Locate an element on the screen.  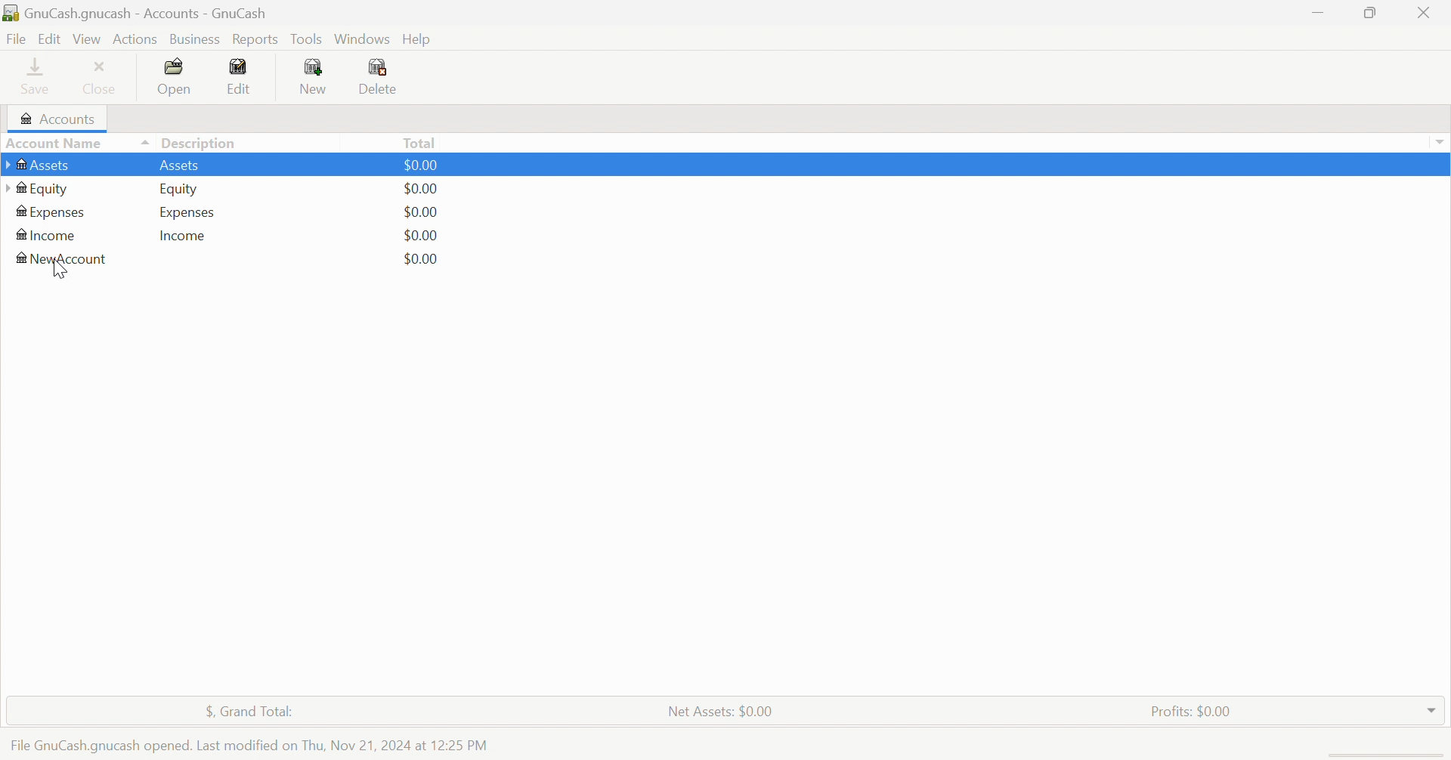
Business is located at coordinates (198, 39).